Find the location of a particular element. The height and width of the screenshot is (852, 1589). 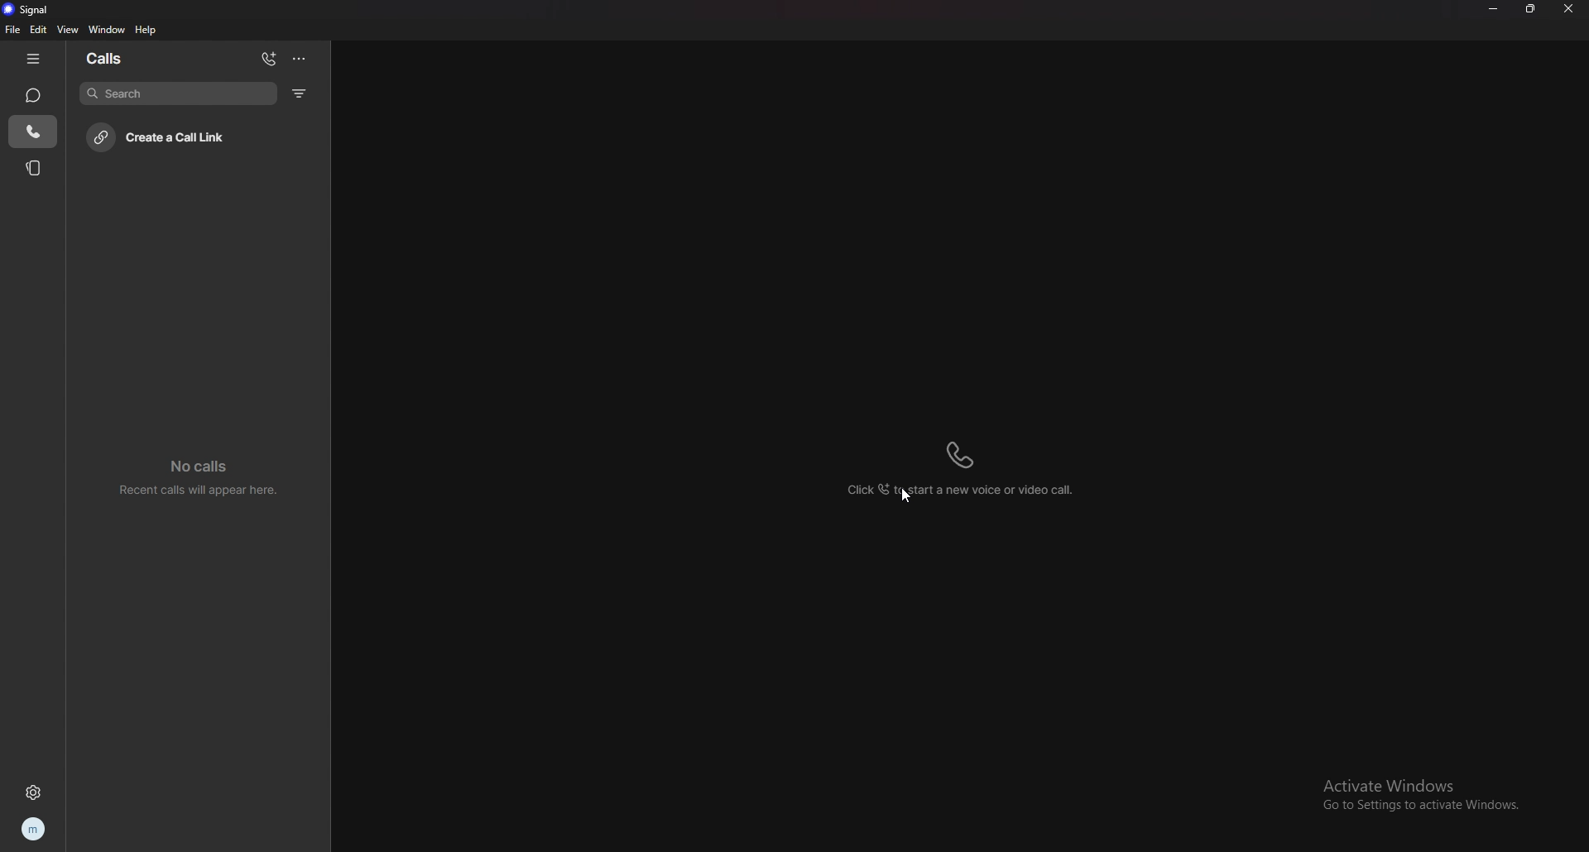

file is located at coordinates (11, 29).